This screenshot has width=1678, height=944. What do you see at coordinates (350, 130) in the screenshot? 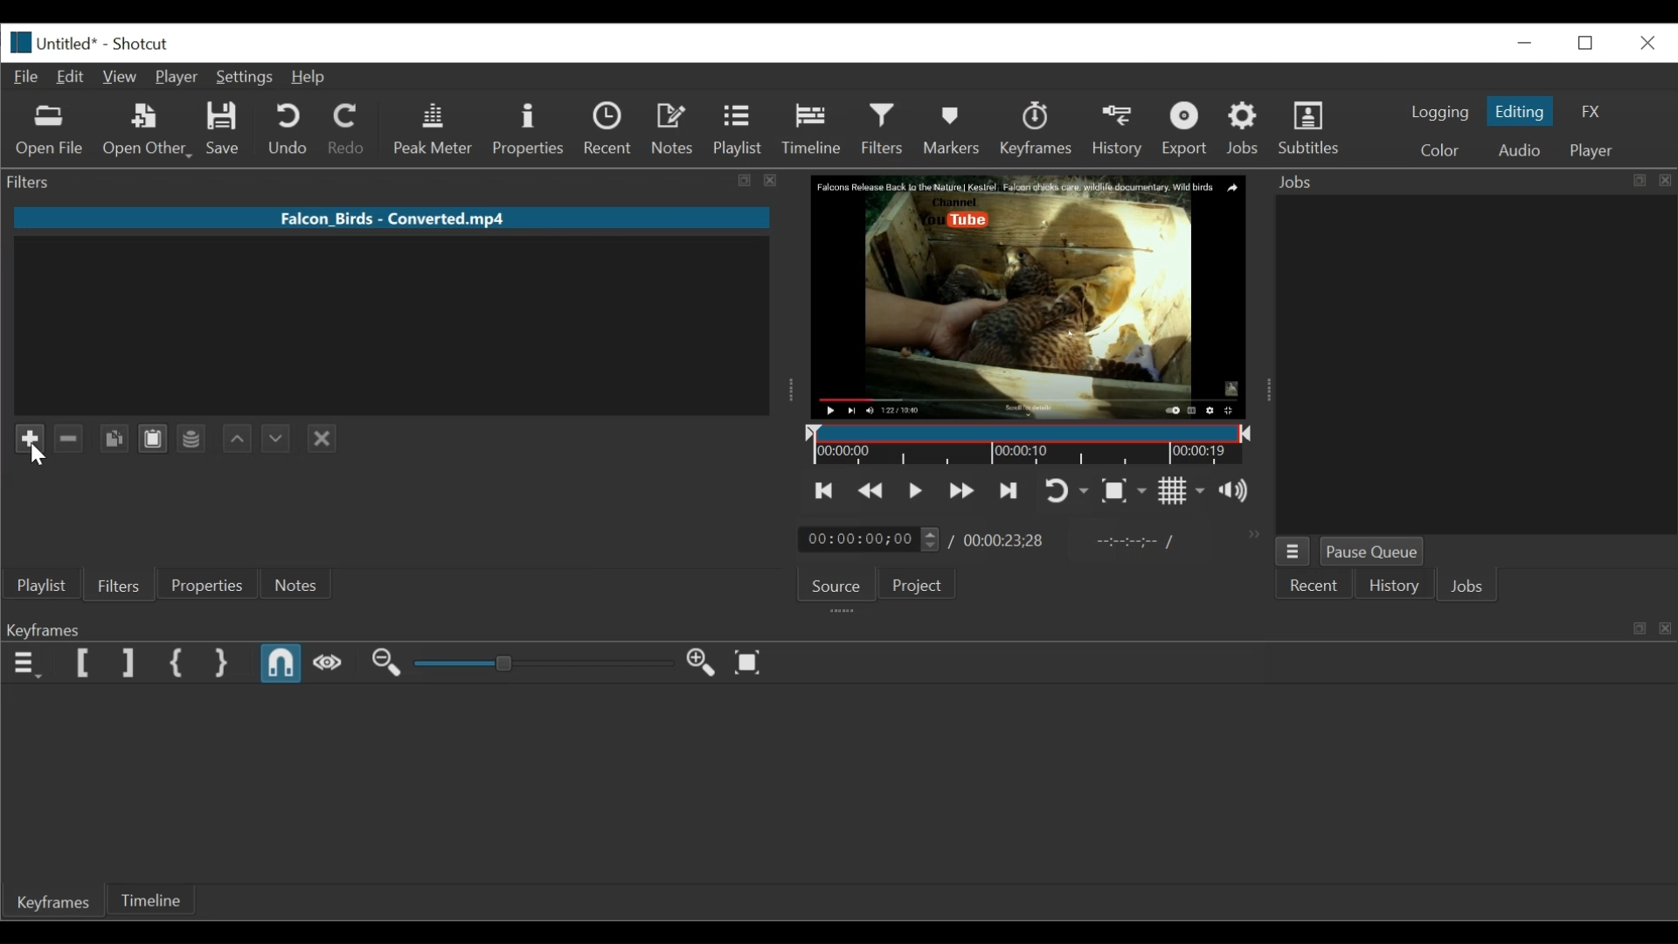
I see `Redo` at bounding box center [350, 130].